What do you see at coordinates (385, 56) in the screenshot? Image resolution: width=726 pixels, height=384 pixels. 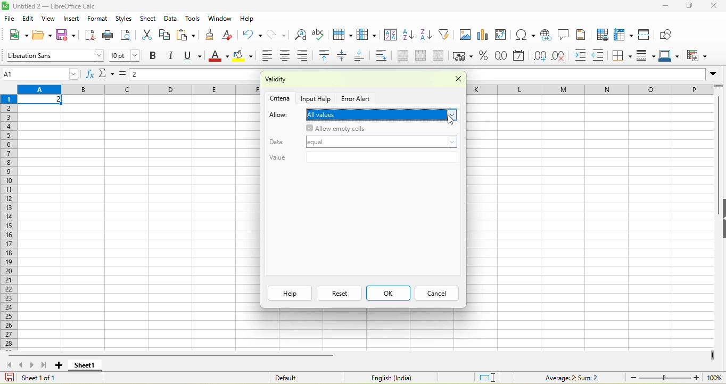 I see `wrap` at bounding box center [385, 56].